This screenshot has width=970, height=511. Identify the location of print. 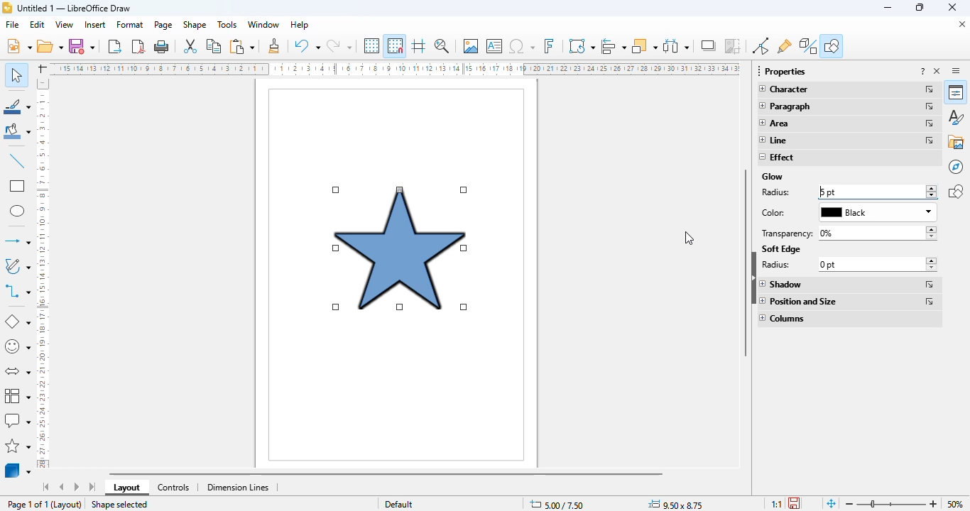
(162, 47).